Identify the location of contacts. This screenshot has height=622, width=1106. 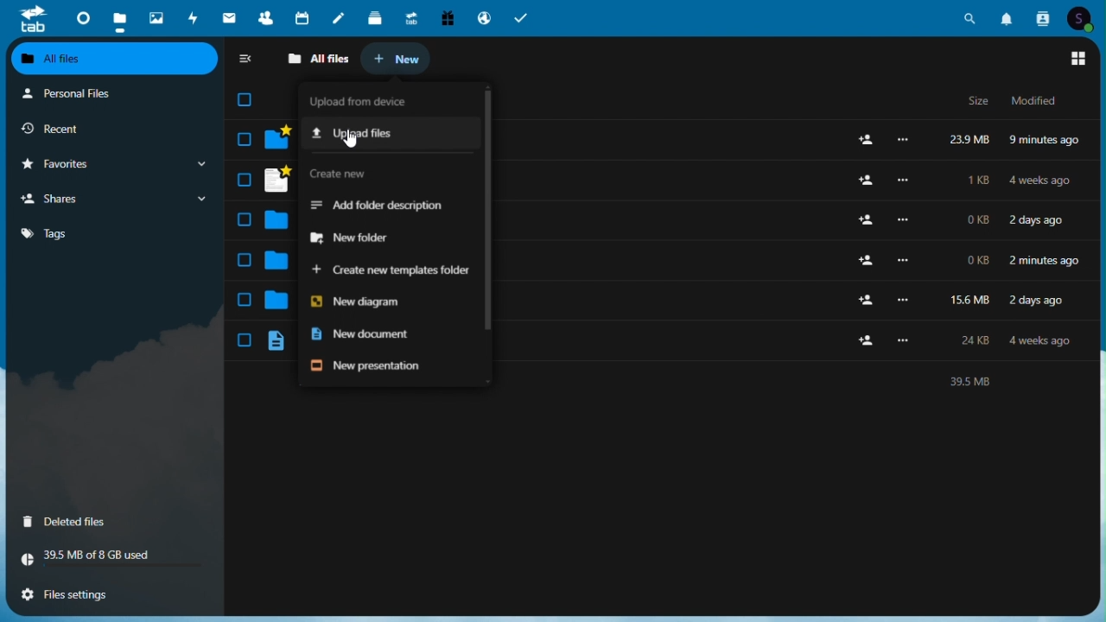
(1046, 16).